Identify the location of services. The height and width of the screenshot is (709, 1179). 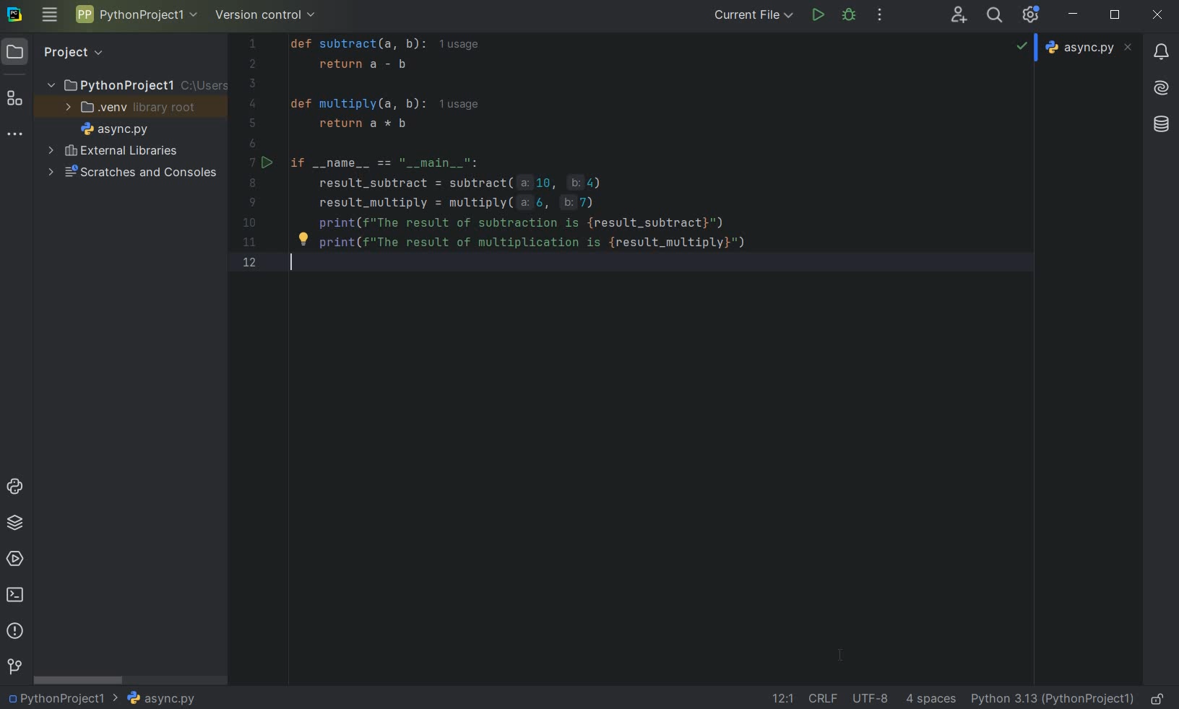
(17, 558).